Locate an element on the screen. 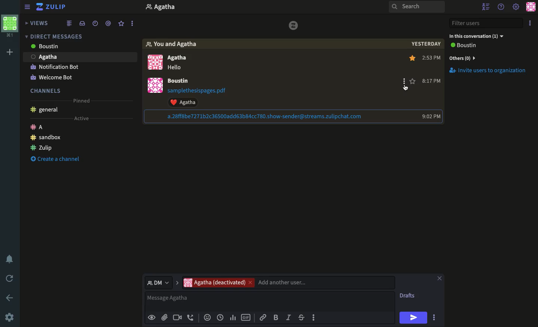 The width and height of the screenshot is (538, 327). Add is located at coordinates (10, 53).